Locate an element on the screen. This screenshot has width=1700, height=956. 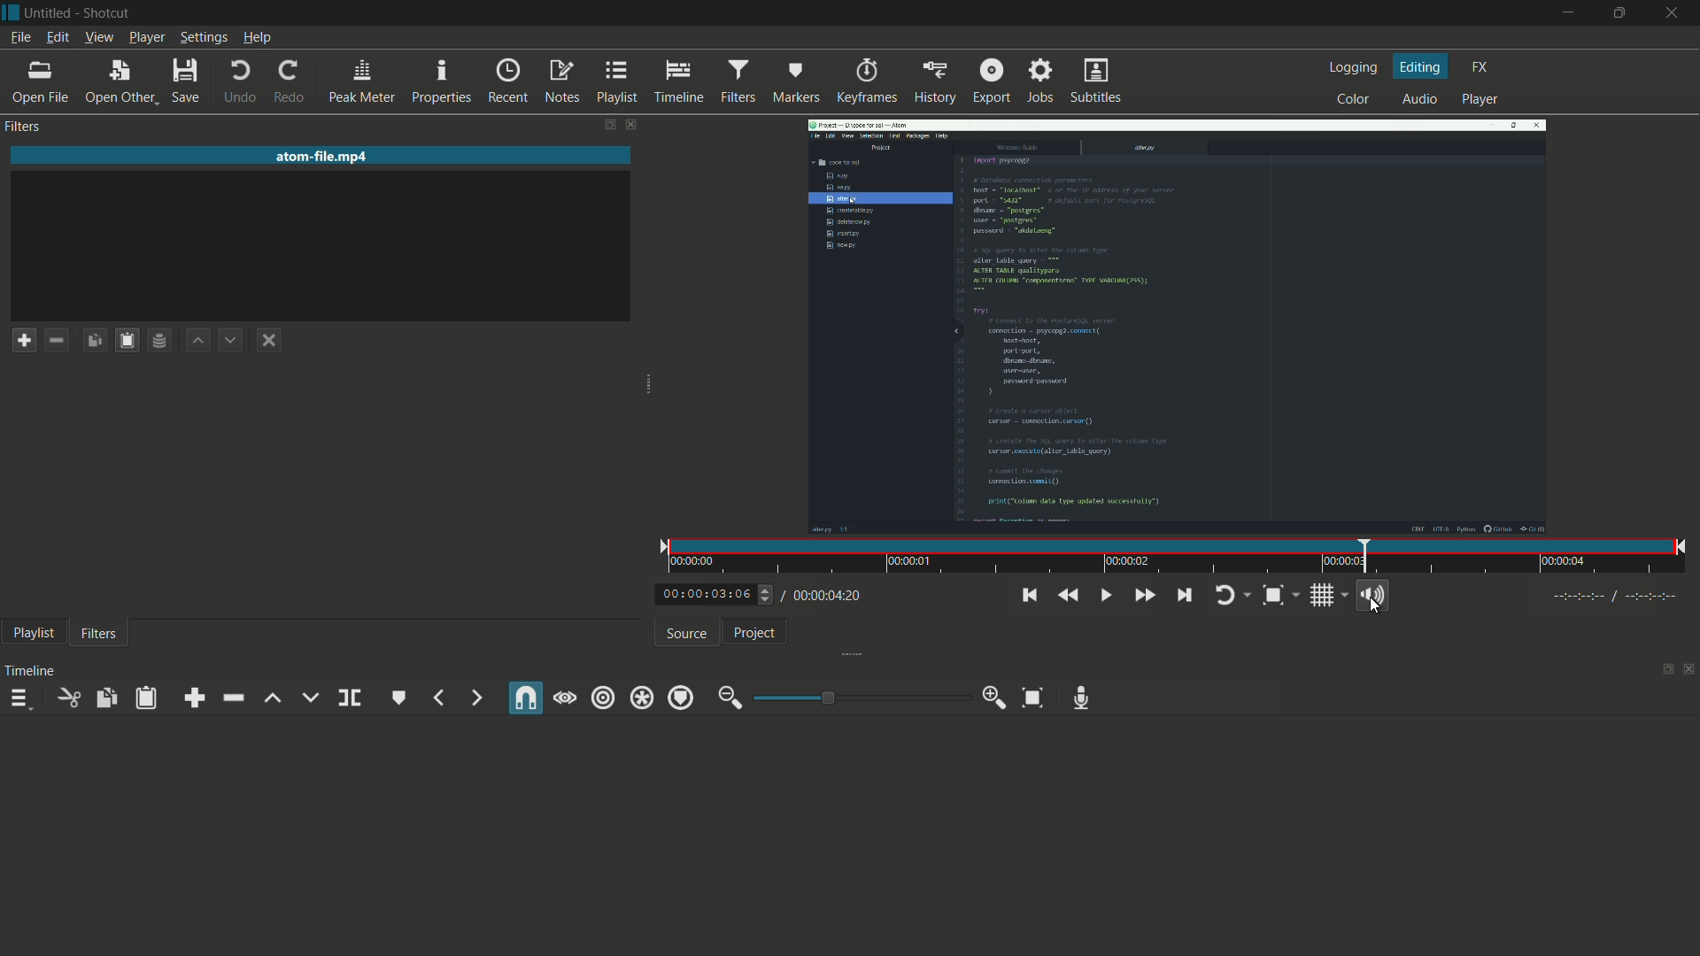
remove filter is located at coordinates (56, 341).